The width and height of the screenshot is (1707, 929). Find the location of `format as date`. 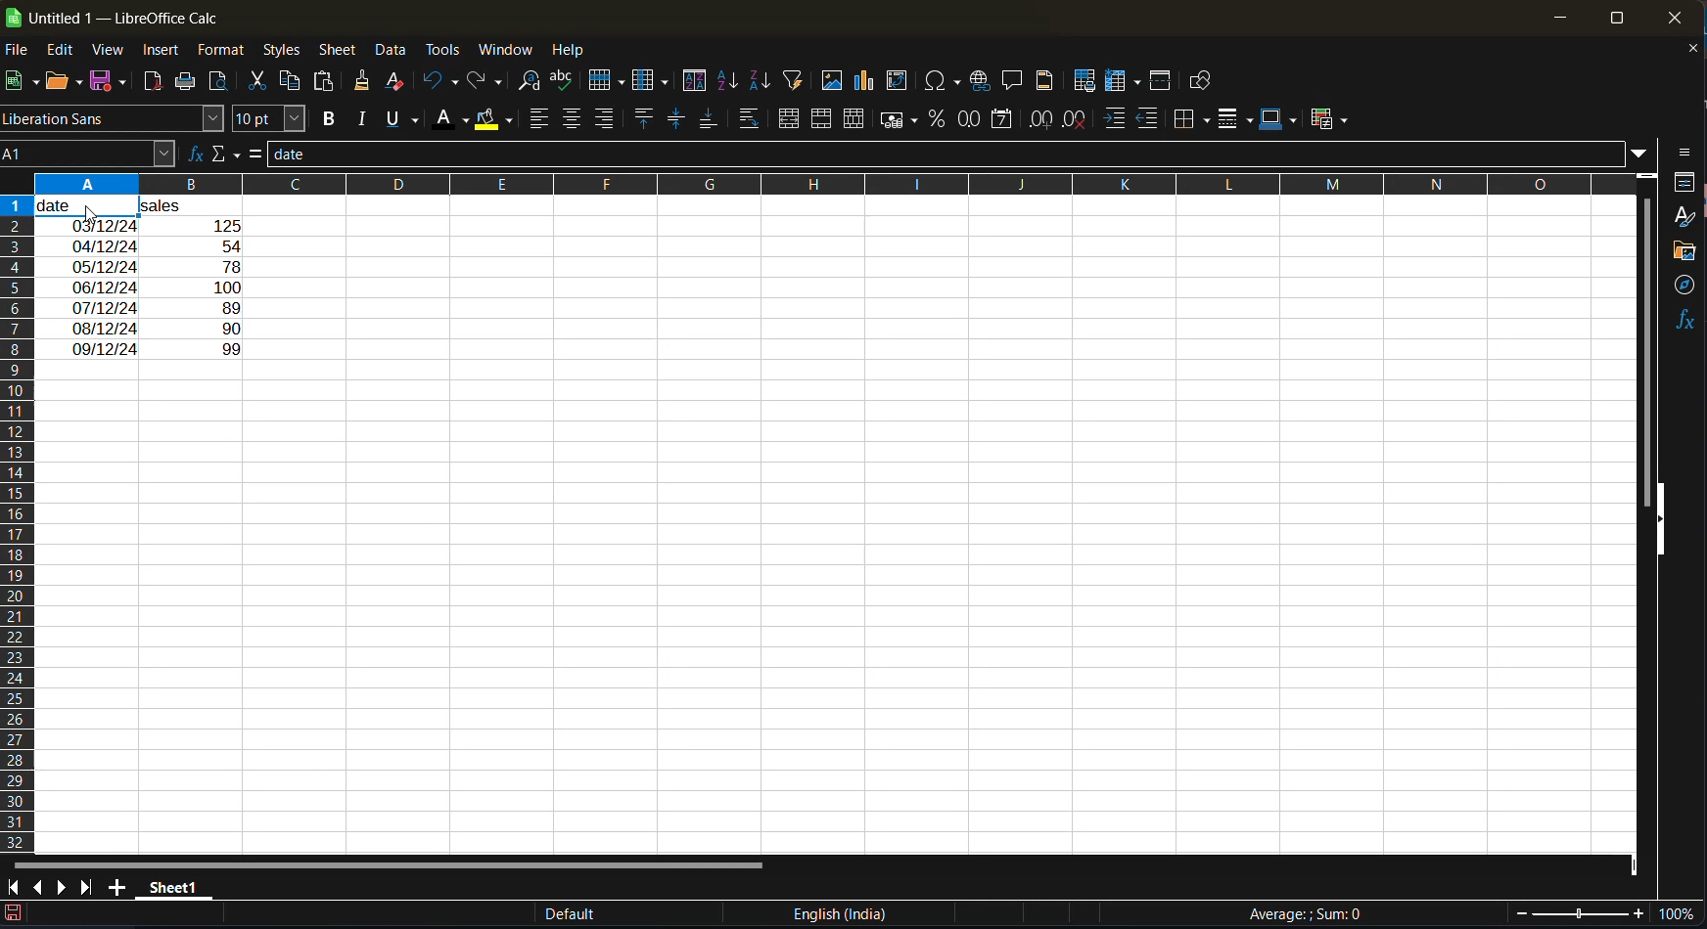

format as date is located at coordinates (1007, 120).